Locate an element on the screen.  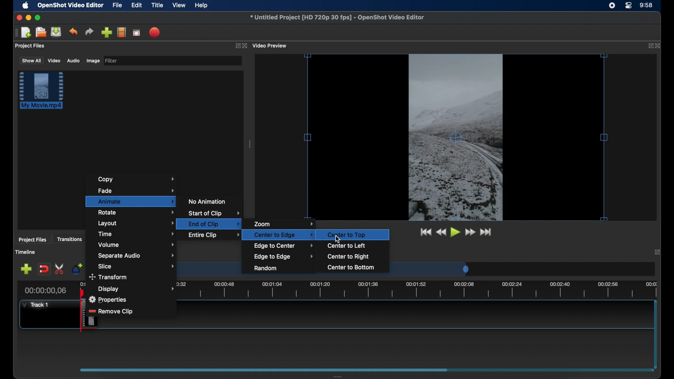
close is located at coordinates (246, 46).